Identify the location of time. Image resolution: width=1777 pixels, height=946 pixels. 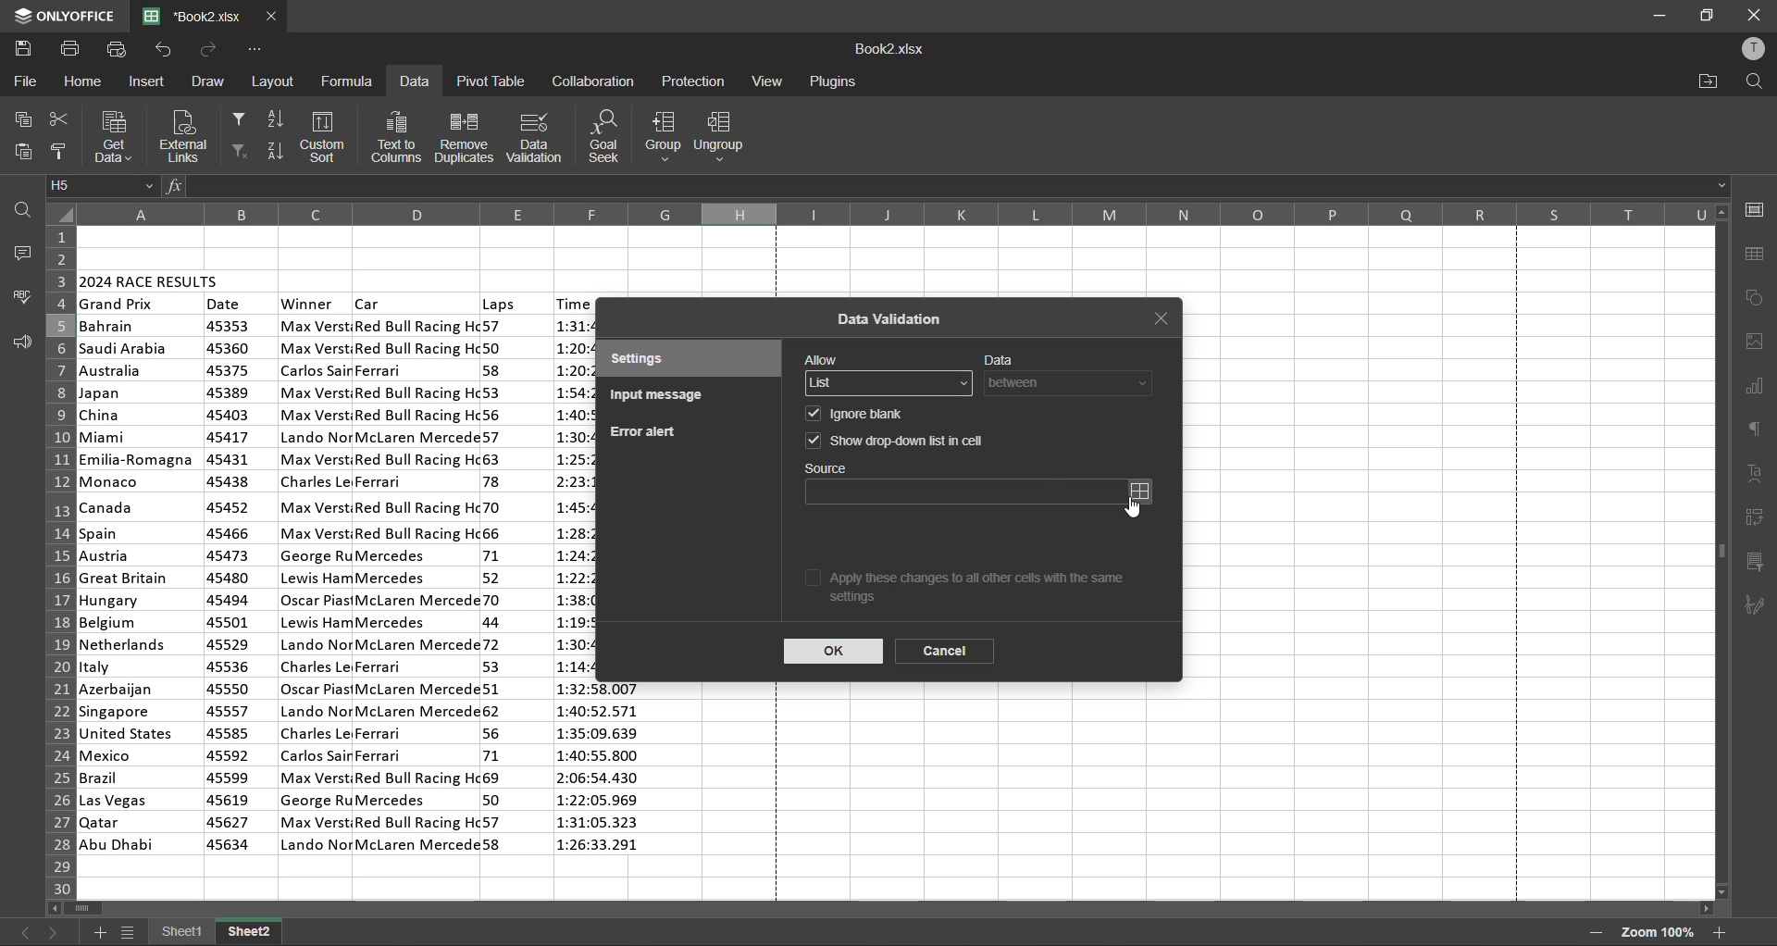
(572, 303).